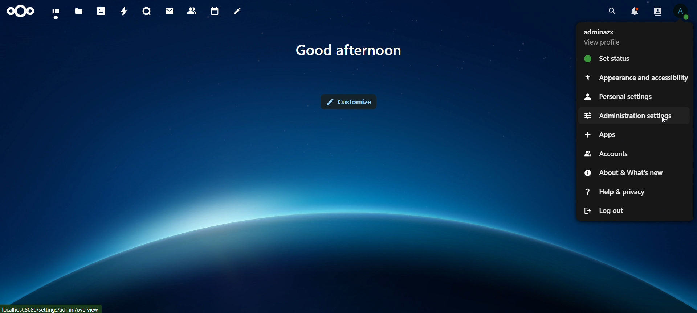 Image resolution: width=697 pixels, height=313 pixels. I want to click on administration, so click(625, 116).